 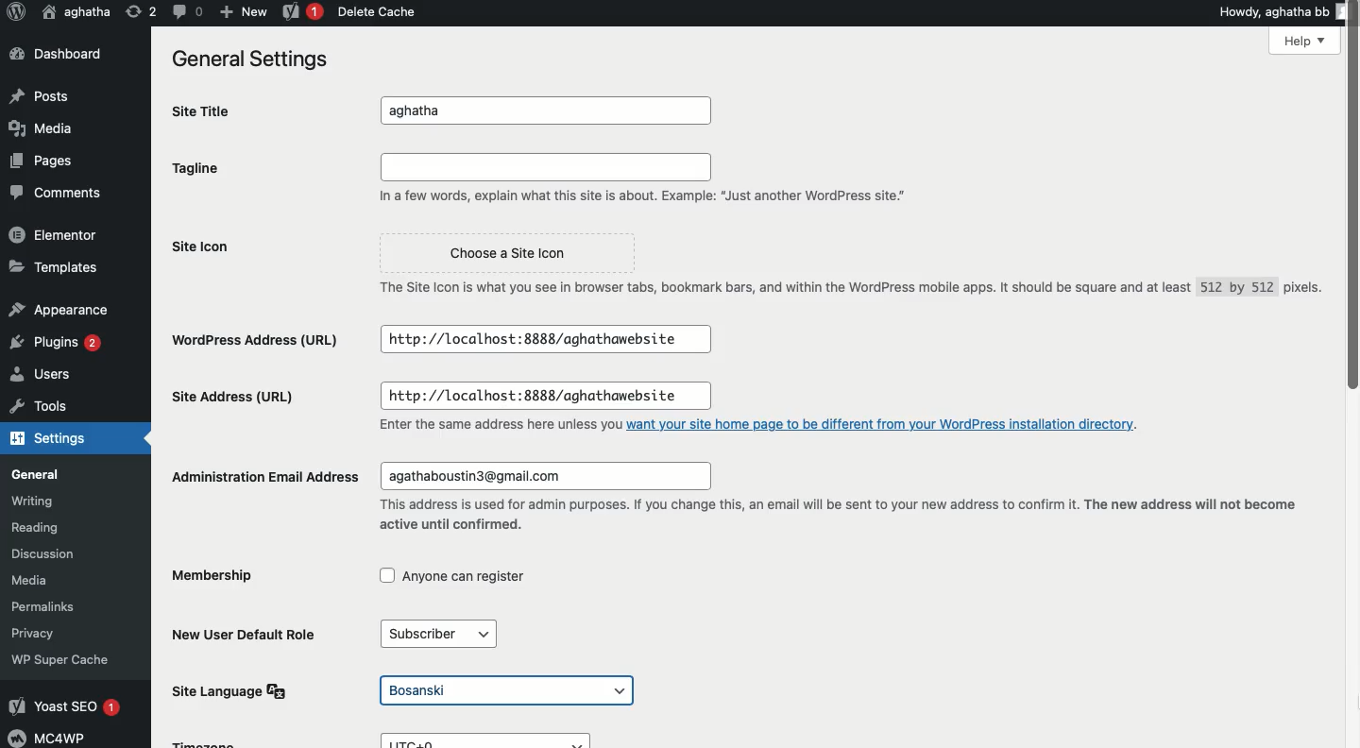 I want to click on Yoast SEO, so click(x=68, y=707).